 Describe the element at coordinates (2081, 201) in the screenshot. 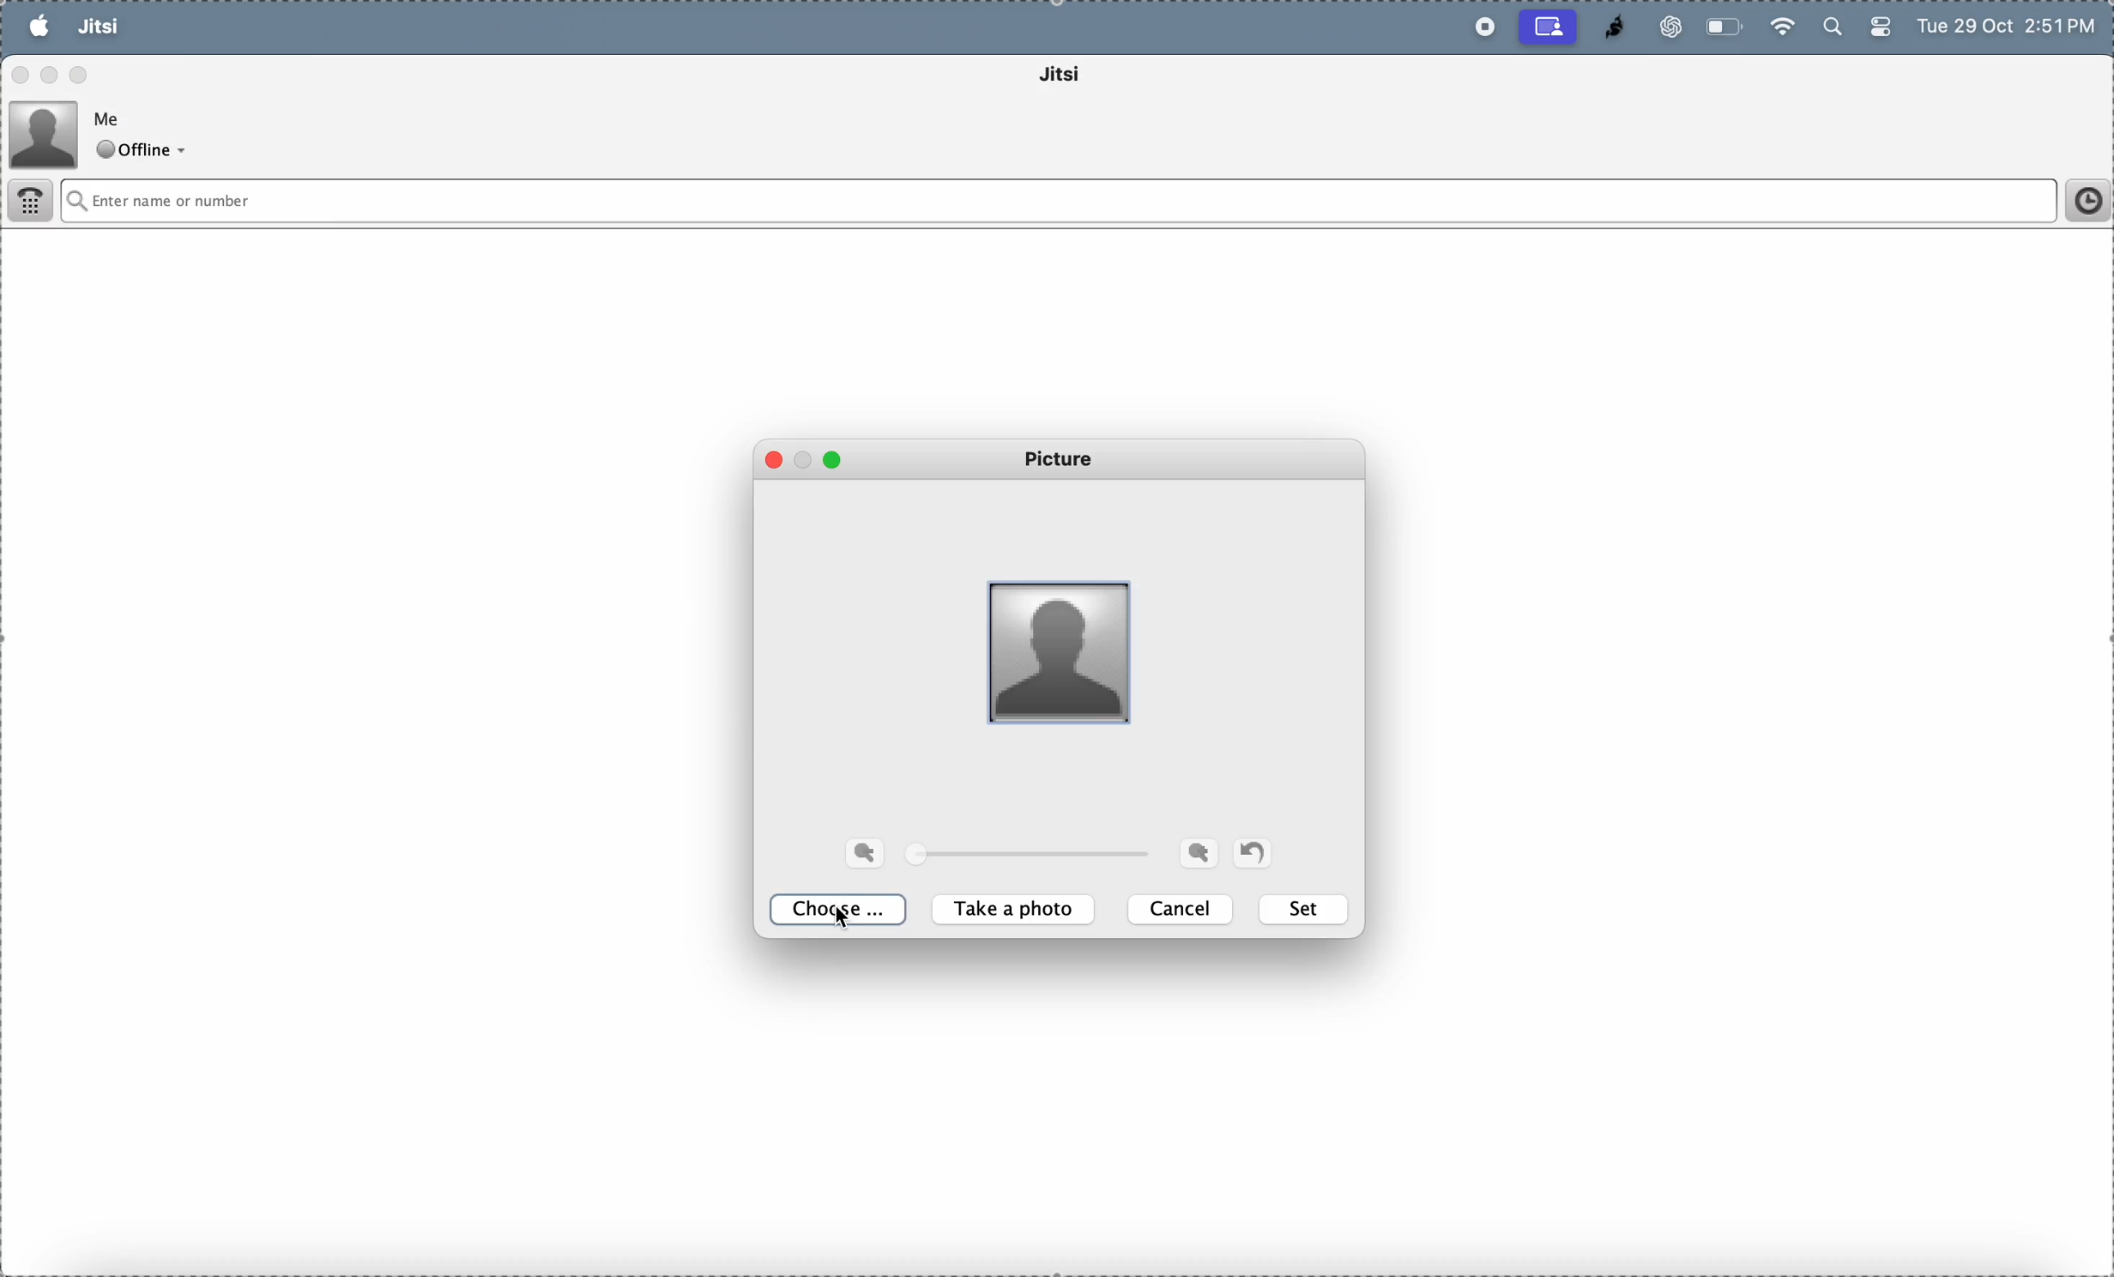

I see `time frame` at that location.